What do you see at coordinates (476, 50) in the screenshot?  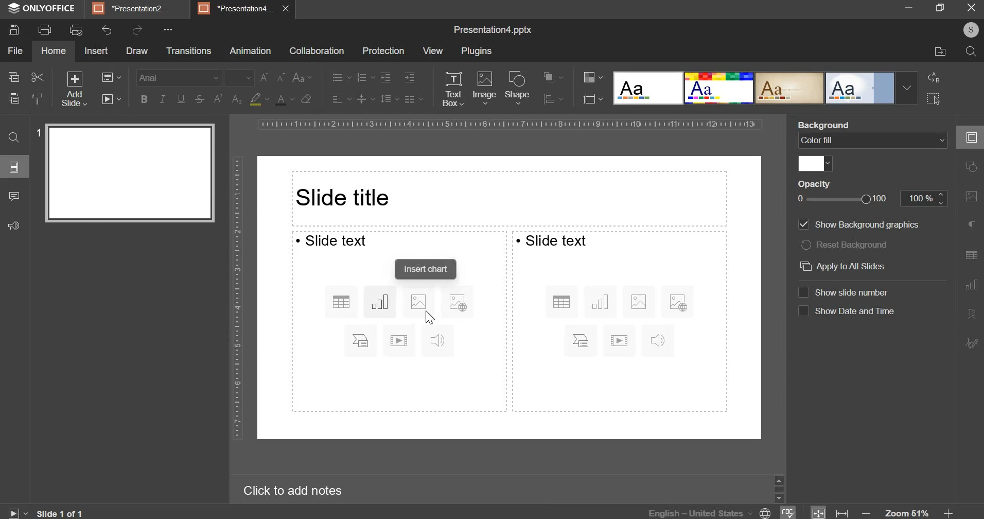 I see `plugins` at bounding box center [476, 50].